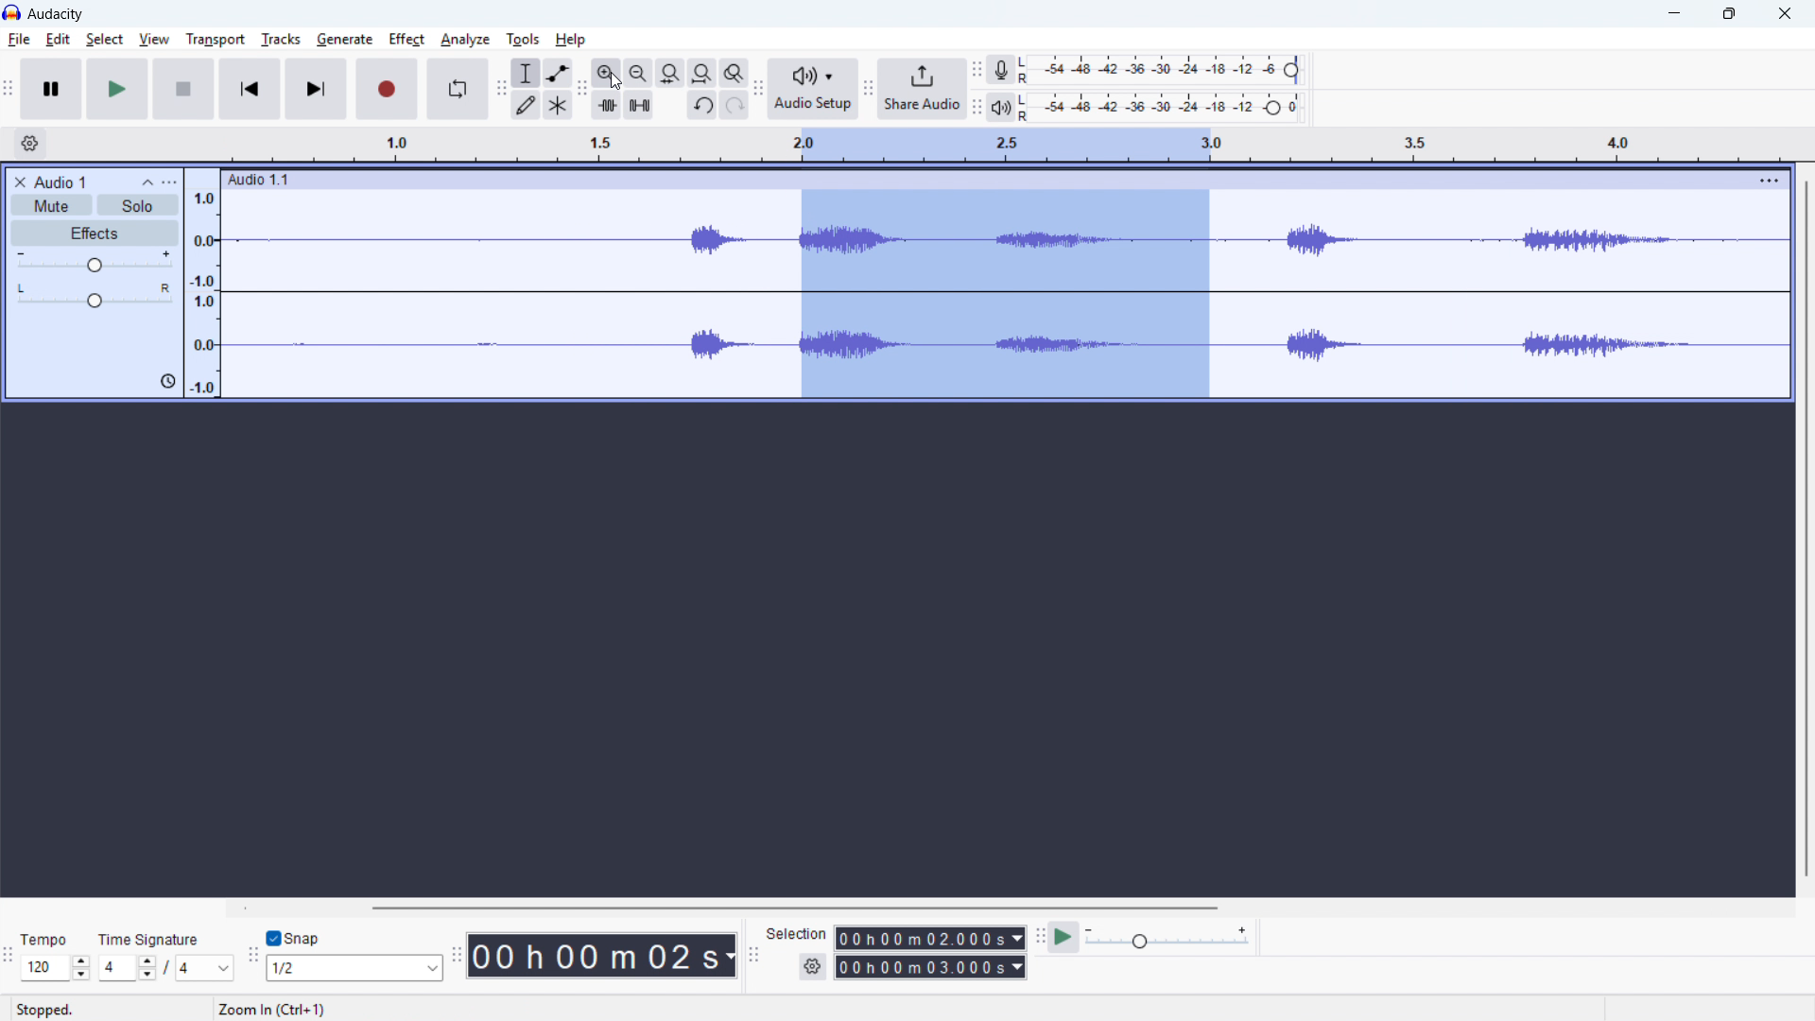  I want to click on Analyse, so click(466, 42).